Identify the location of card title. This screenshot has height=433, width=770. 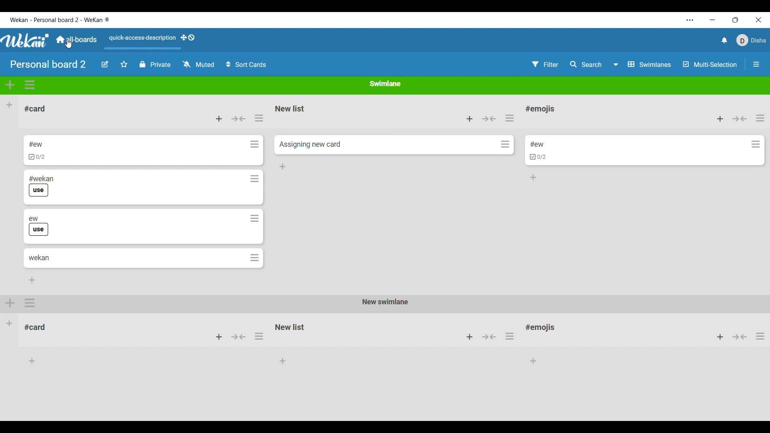
(53, 330).